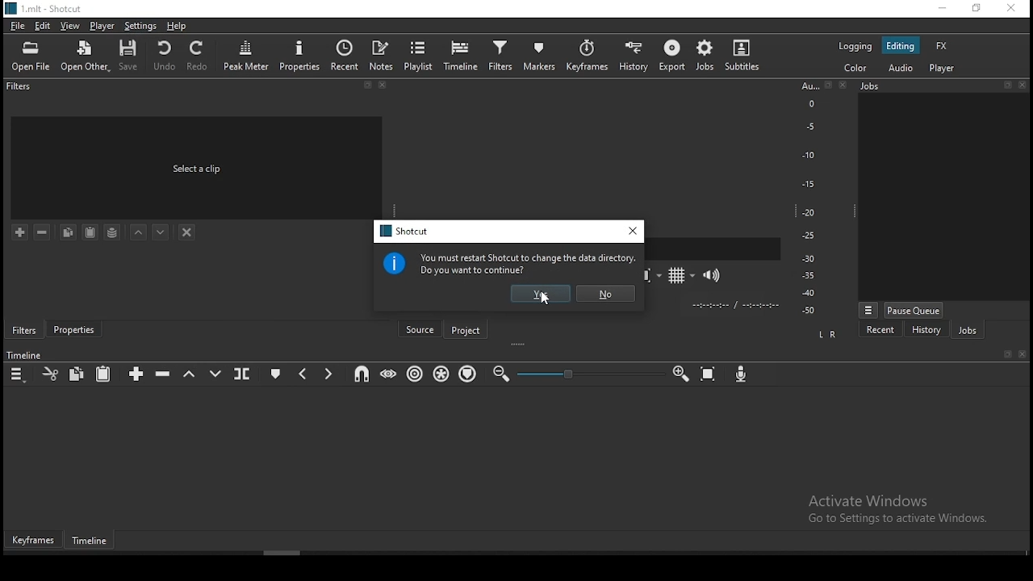 The image size is (1033, 581). I want to click on You must restart Shotcut to change the data directory.
BO you want to continue?, so click(529, 264).